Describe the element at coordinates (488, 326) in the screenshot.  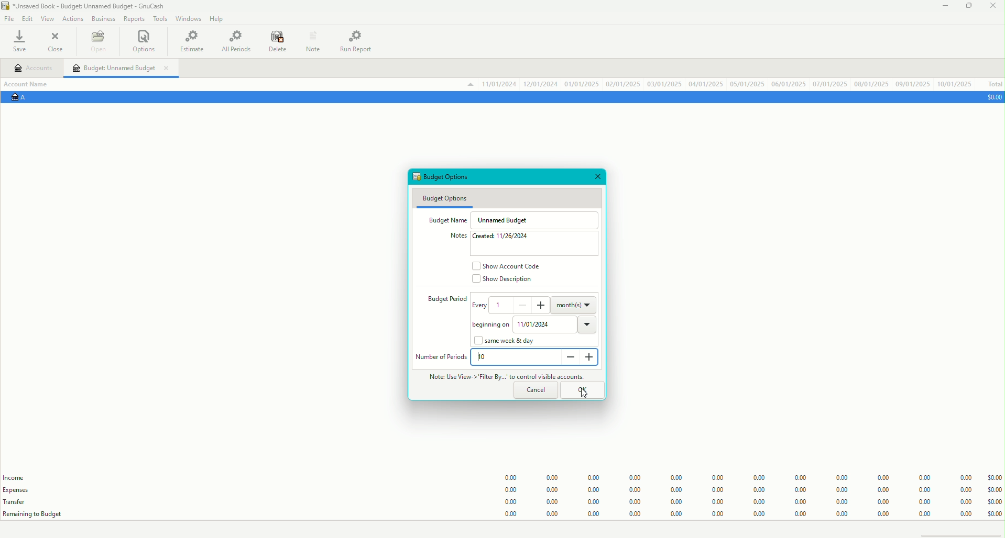
I see `begining on` at that location.